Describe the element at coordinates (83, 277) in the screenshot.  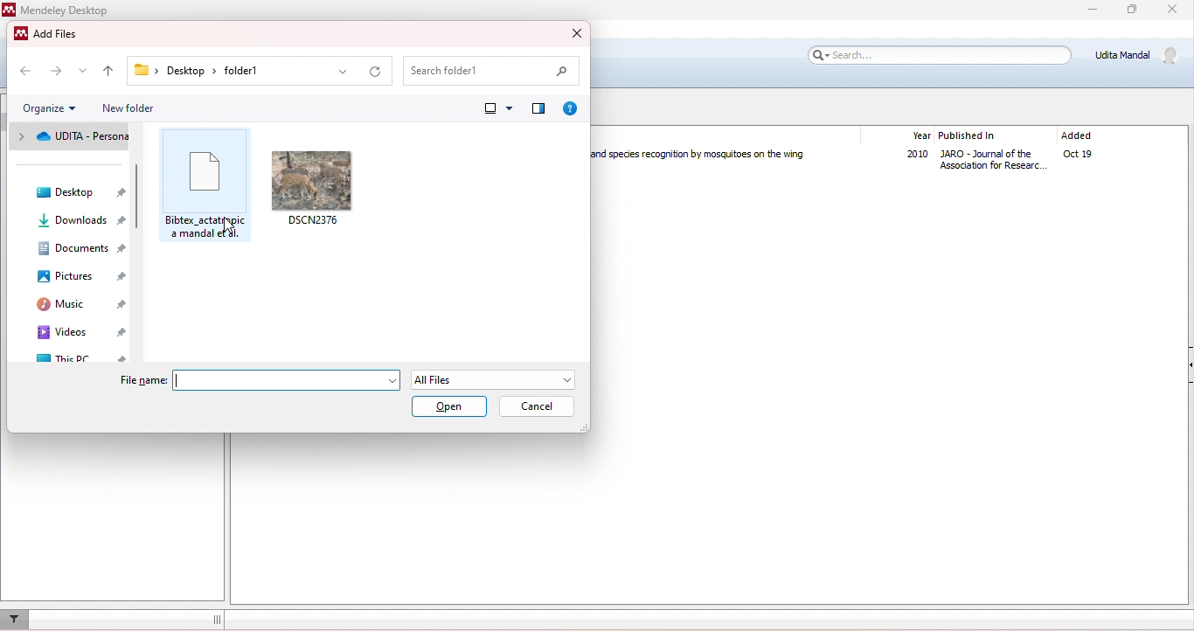
I see `pictures` at that location.